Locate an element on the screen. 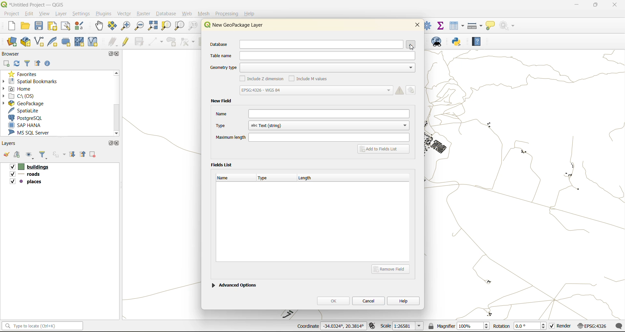  roads is located at coordinates (26, 175).